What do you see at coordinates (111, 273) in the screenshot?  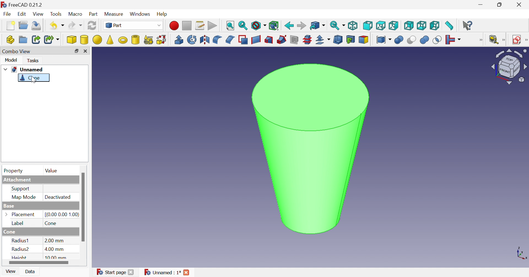 I see `Start page` at bounding box center [111, 273].